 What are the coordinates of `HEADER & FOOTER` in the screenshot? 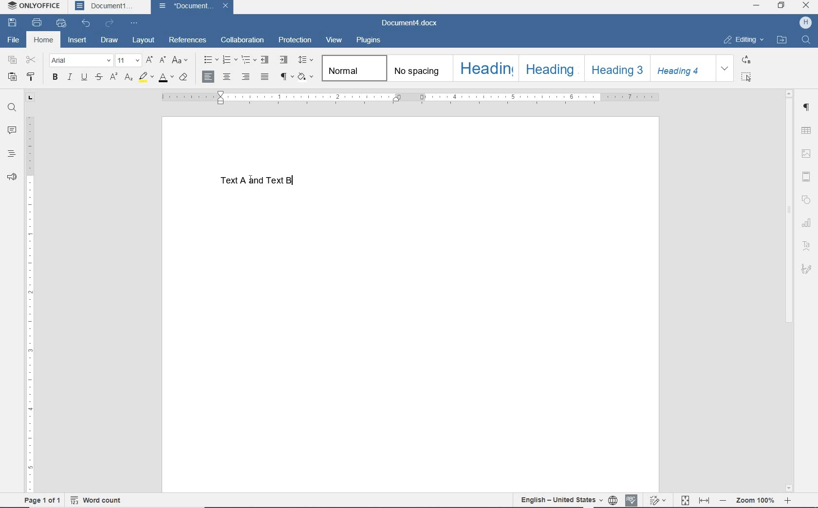 It's located at (806, 177).